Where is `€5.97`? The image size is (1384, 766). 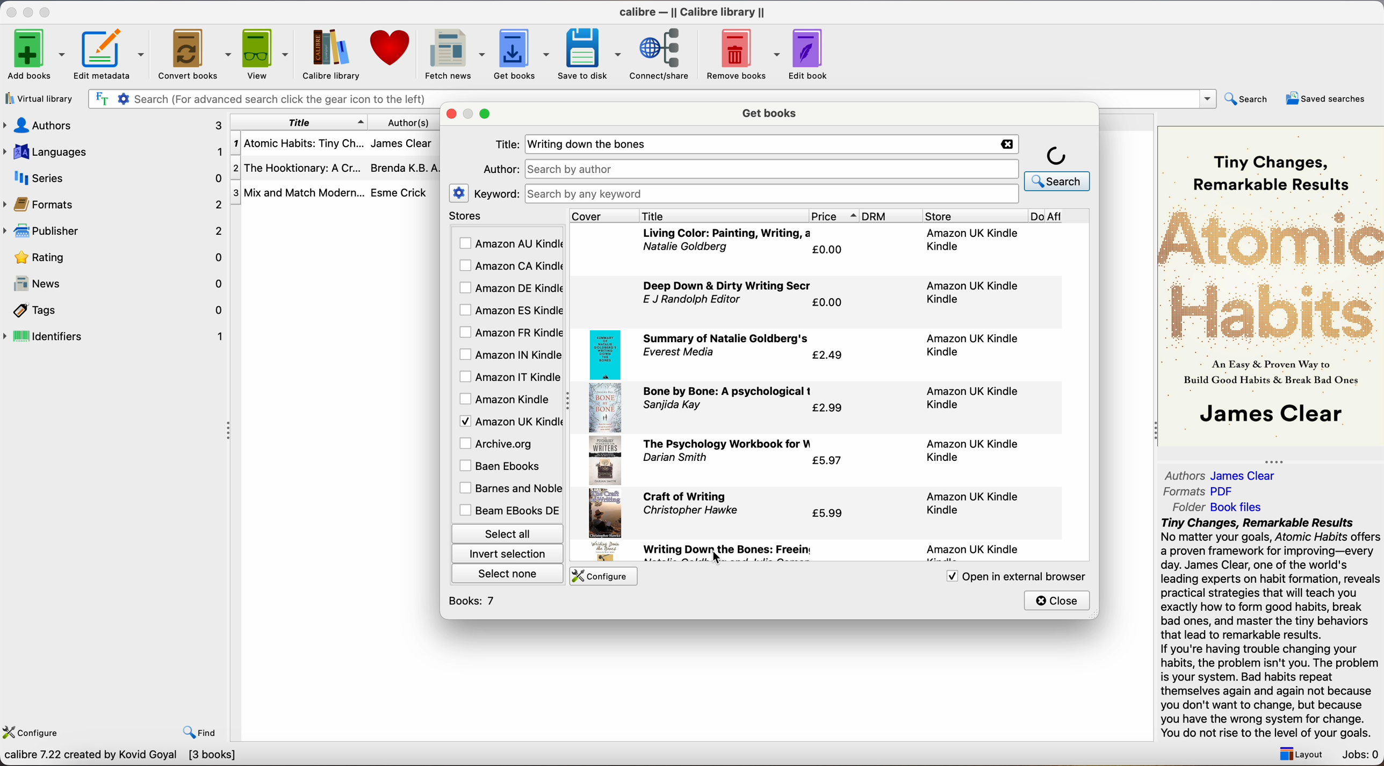
€5.97 is located at coordinates (827, 463).